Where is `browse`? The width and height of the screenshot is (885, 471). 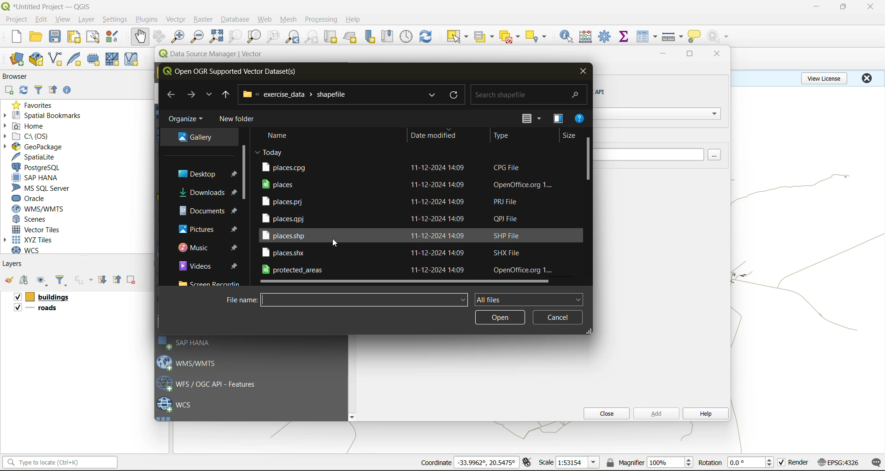
browse is located at coordinates (717, 155).